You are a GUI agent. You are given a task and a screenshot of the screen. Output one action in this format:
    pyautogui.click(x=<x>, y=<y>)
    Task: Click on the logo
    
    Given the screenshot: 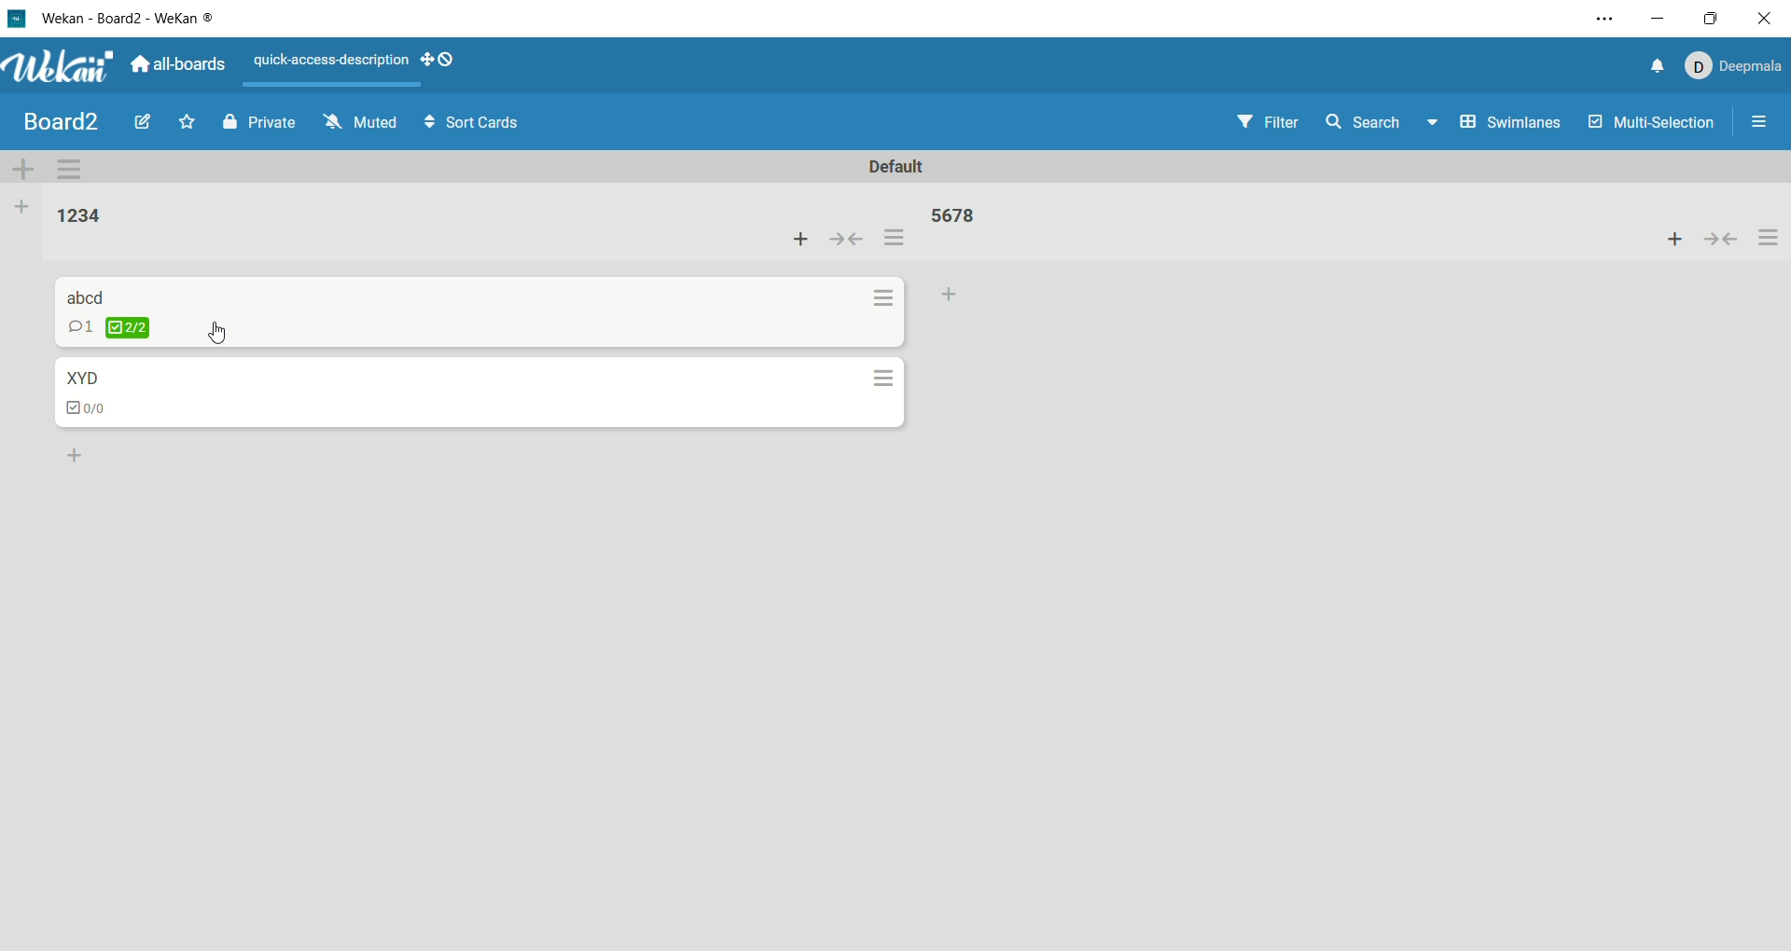 What is the action you would take?
    pyautogui.click(x=18, y=21)
    